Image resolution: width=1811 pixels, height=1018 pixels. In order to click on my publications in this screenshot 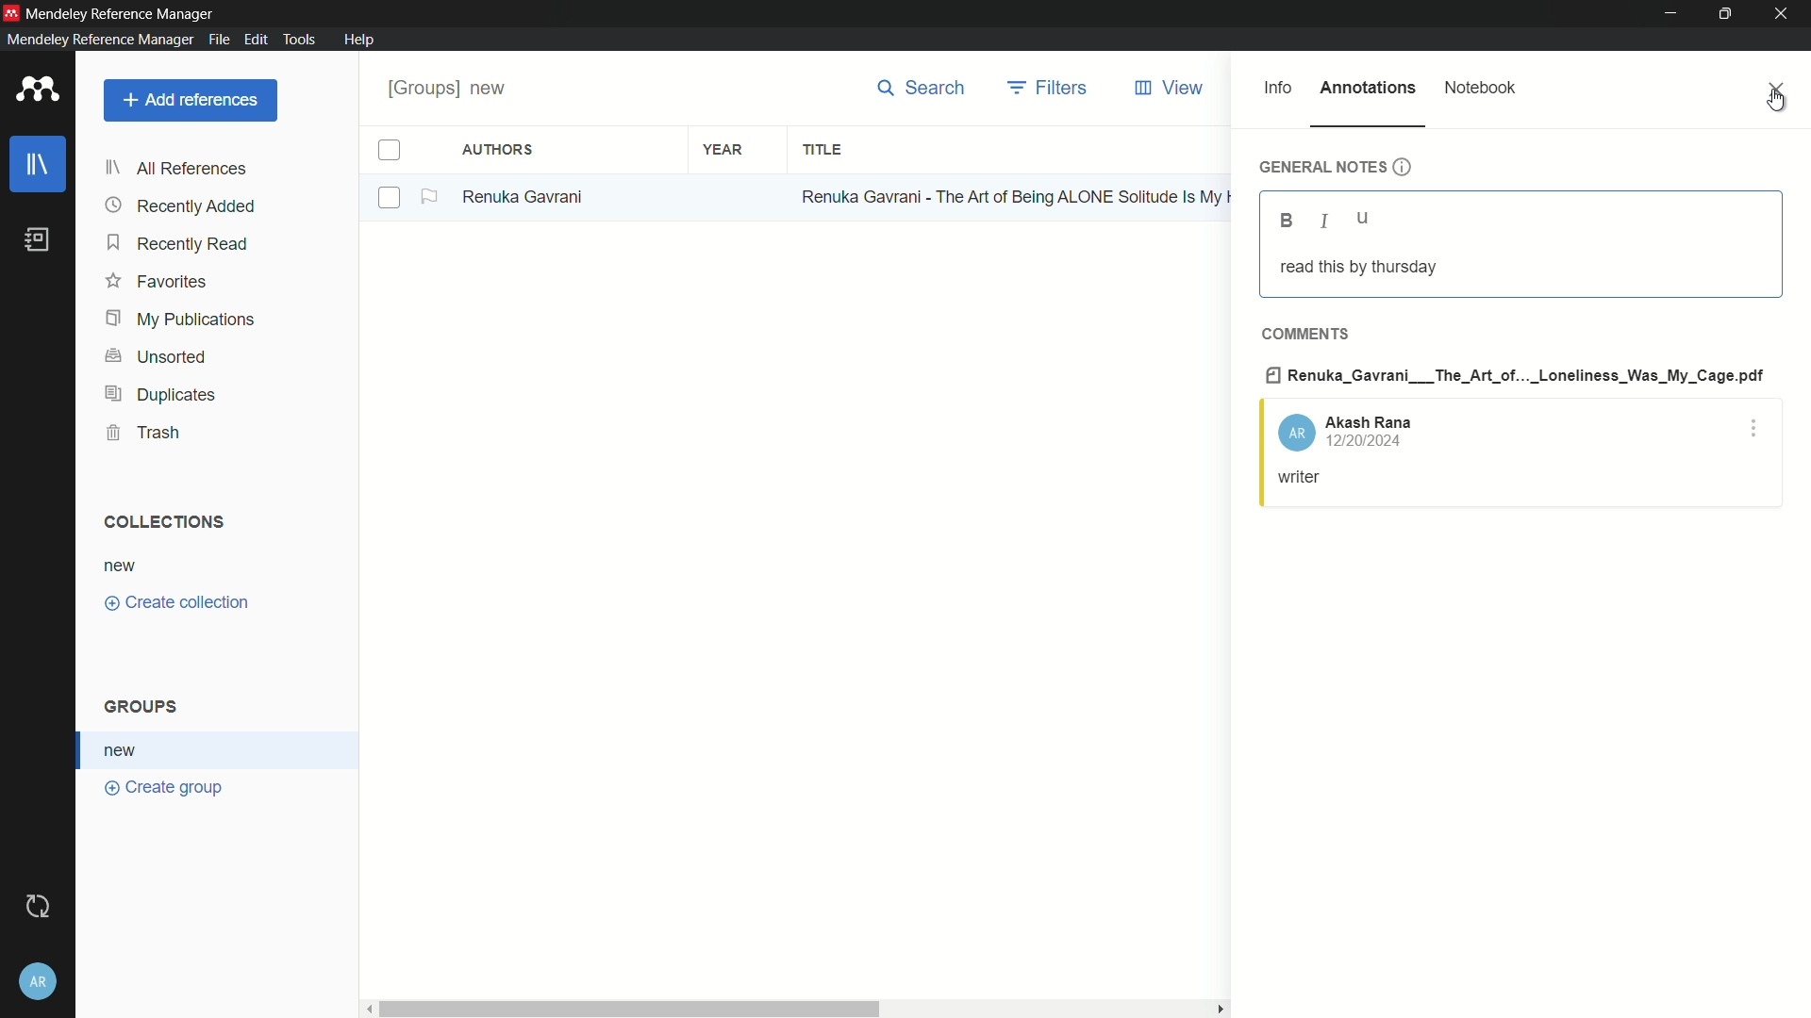, I will do `click(180, 320)`.